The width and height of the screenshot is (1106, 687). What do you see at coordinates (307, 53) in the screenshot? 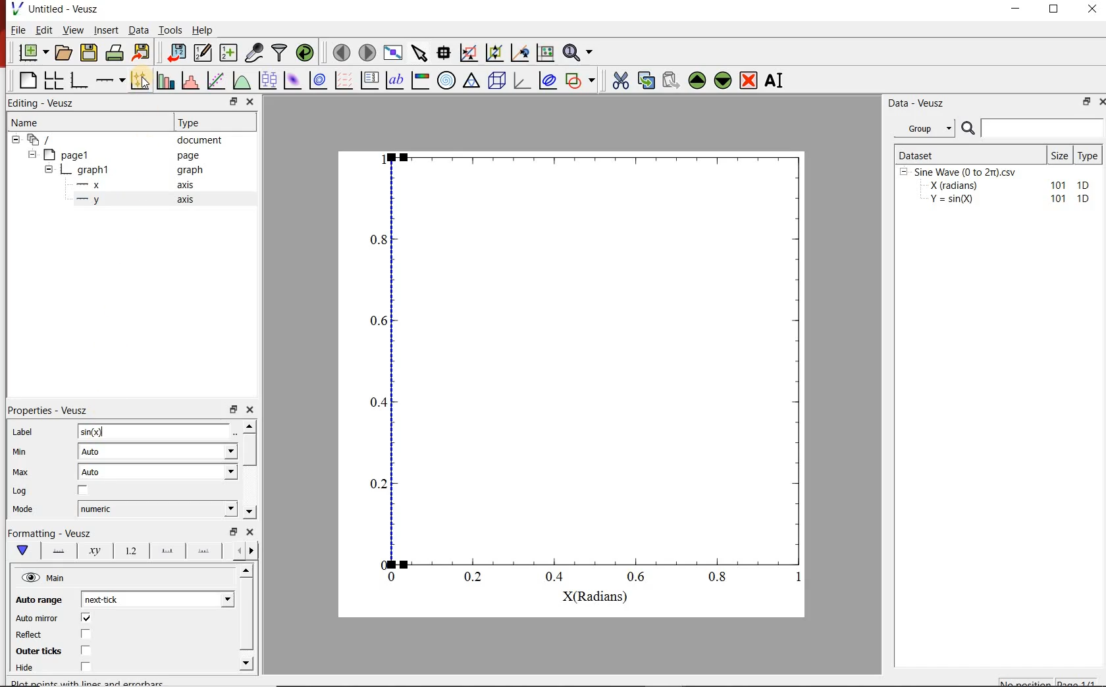
I see `reload linked datasets` at bounding box center [307, 53].